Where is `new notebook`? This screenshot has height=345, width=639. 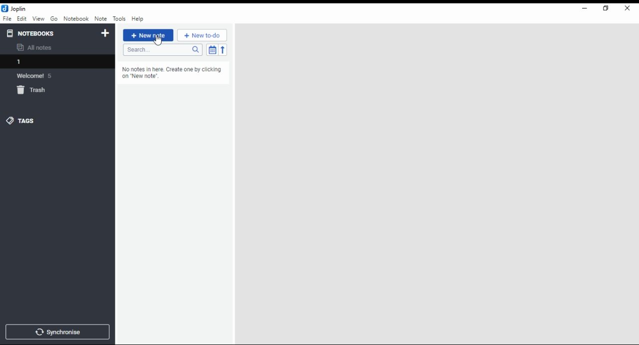 new notebook is located at coordinates (105, 33).